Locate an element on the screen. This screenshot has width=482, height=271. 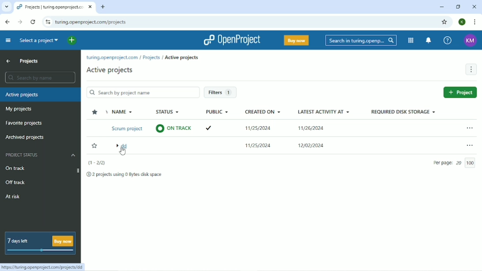
Buy now is located at coordinates (296, 40).